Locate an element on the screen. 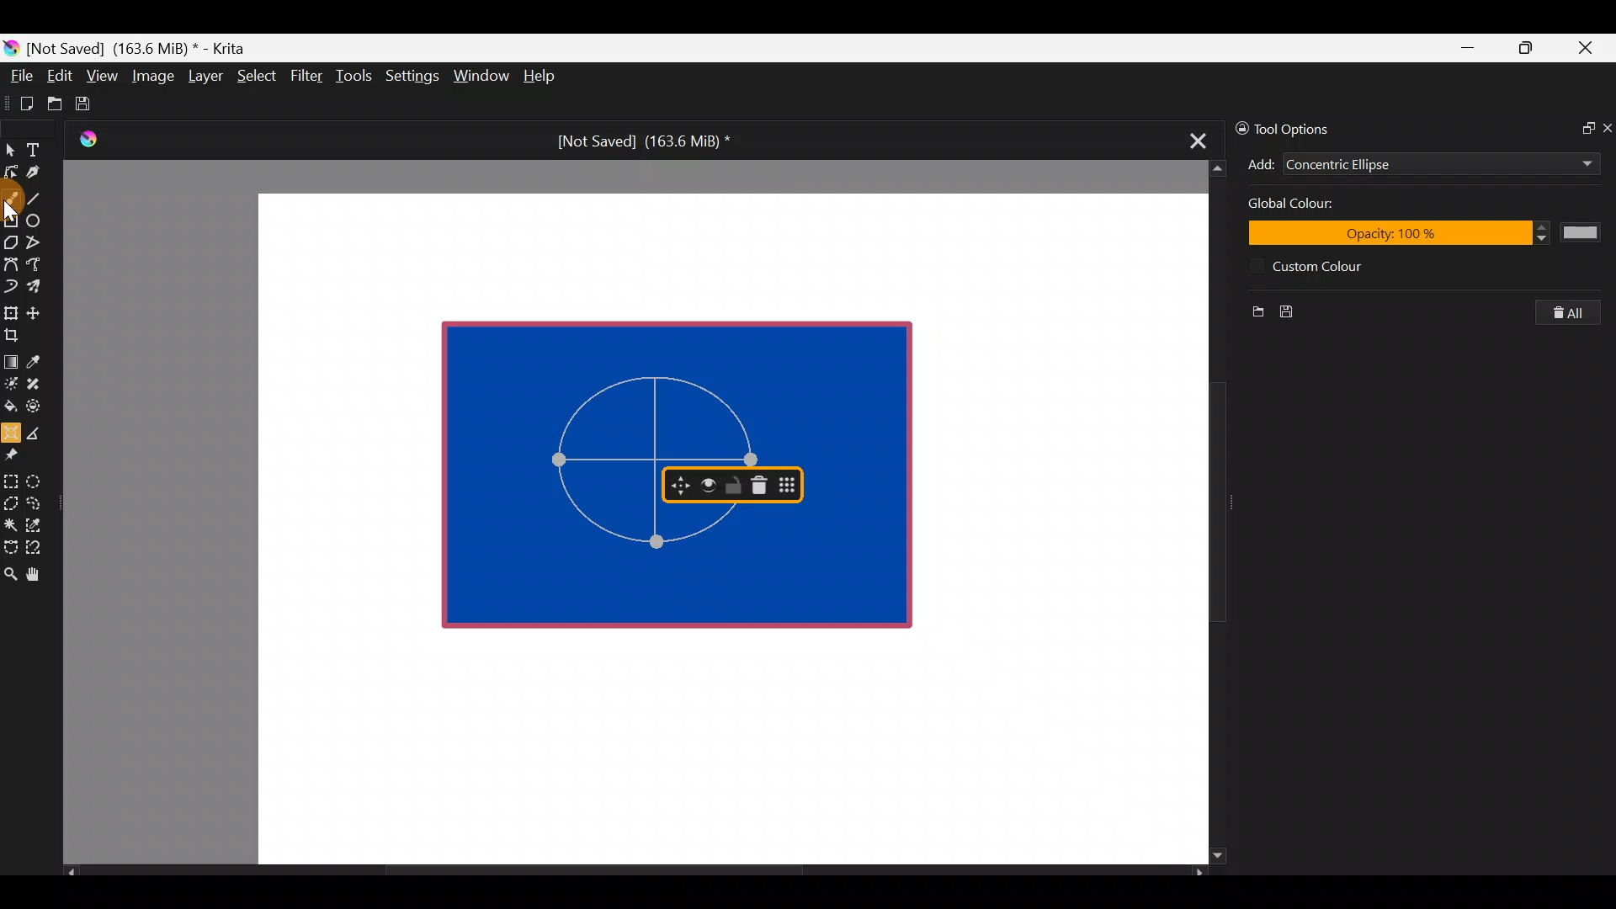  Select is located at coordinates (258, 74).